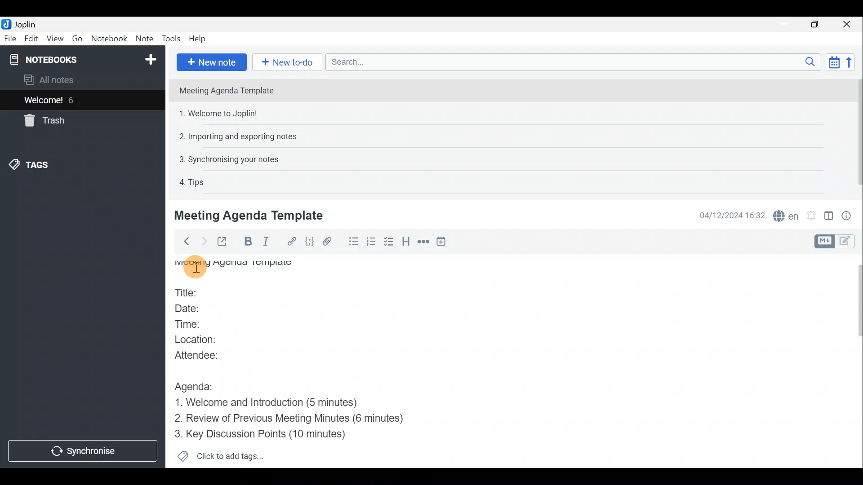  What do you see at coordinates (229, 159) in the screenshot?
I see `3. Synchronising your notes` at bounding box center [229, 159].